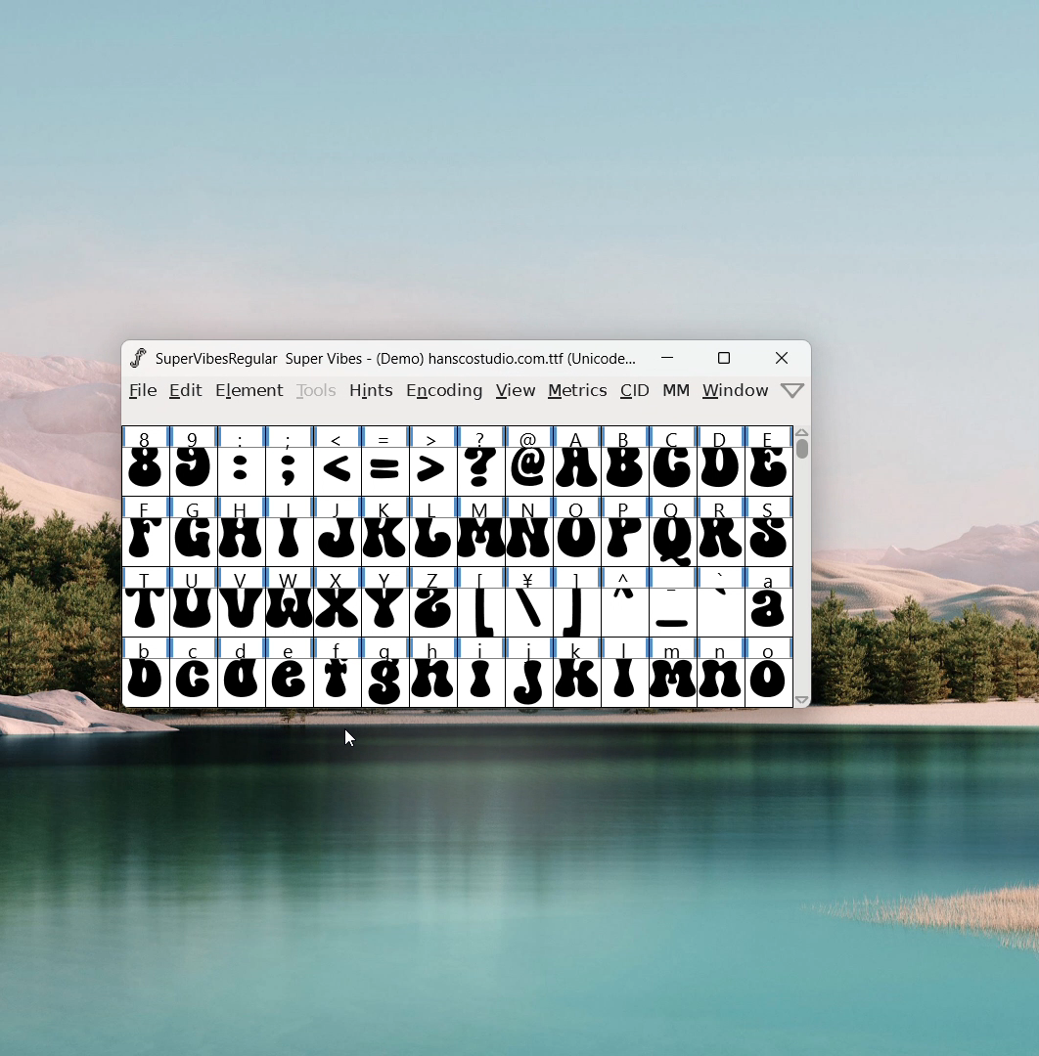  I want to click on edit, so click(185, 390).